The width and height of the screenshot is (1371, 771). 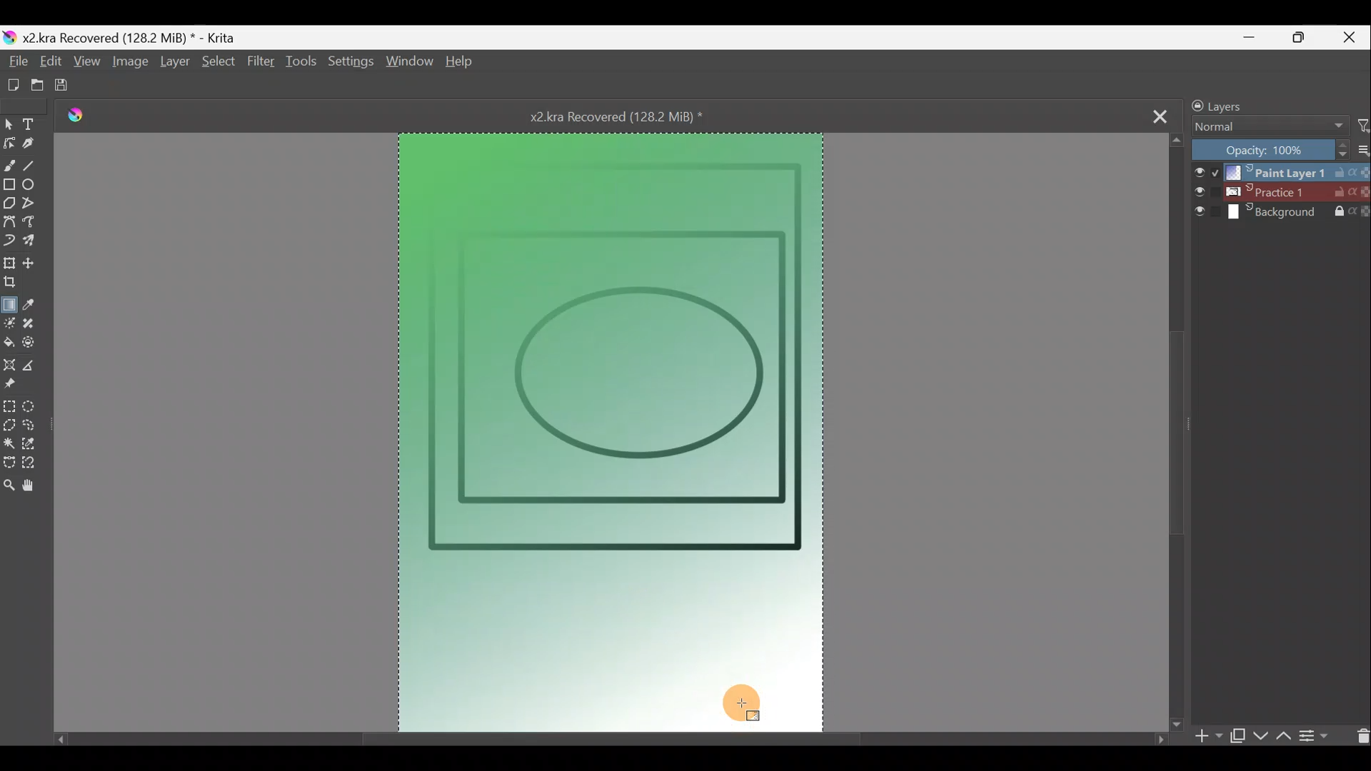 I want to click on Image, so click(x=128, y=64).